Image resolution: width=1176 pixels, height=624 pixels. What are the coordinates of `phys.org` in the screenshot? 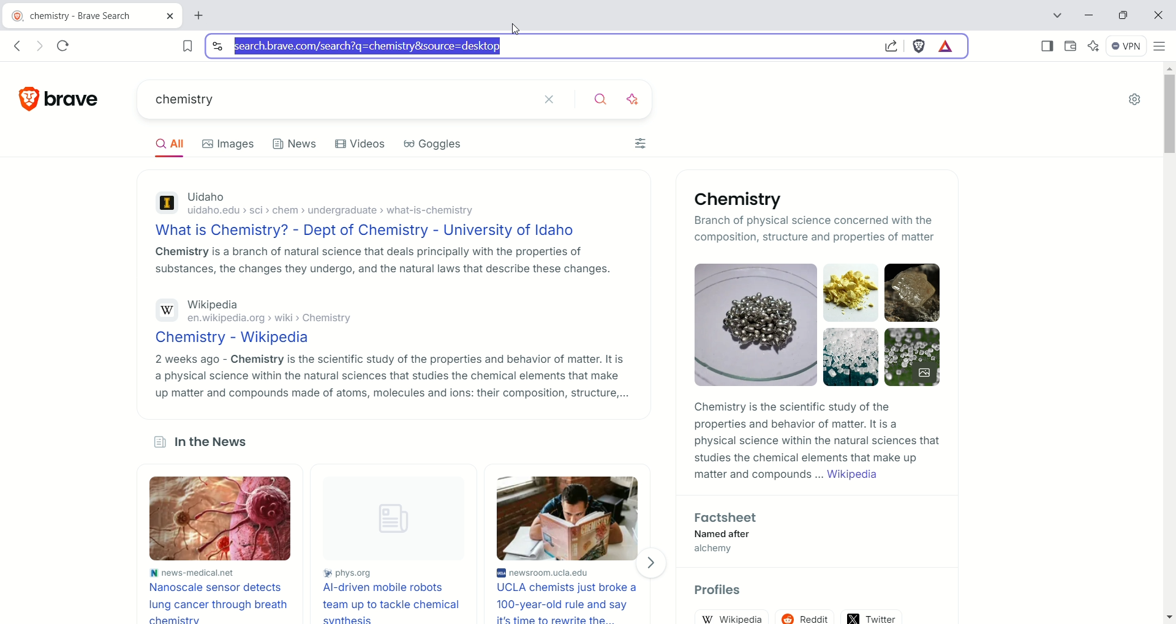 It's located at (399, 573).